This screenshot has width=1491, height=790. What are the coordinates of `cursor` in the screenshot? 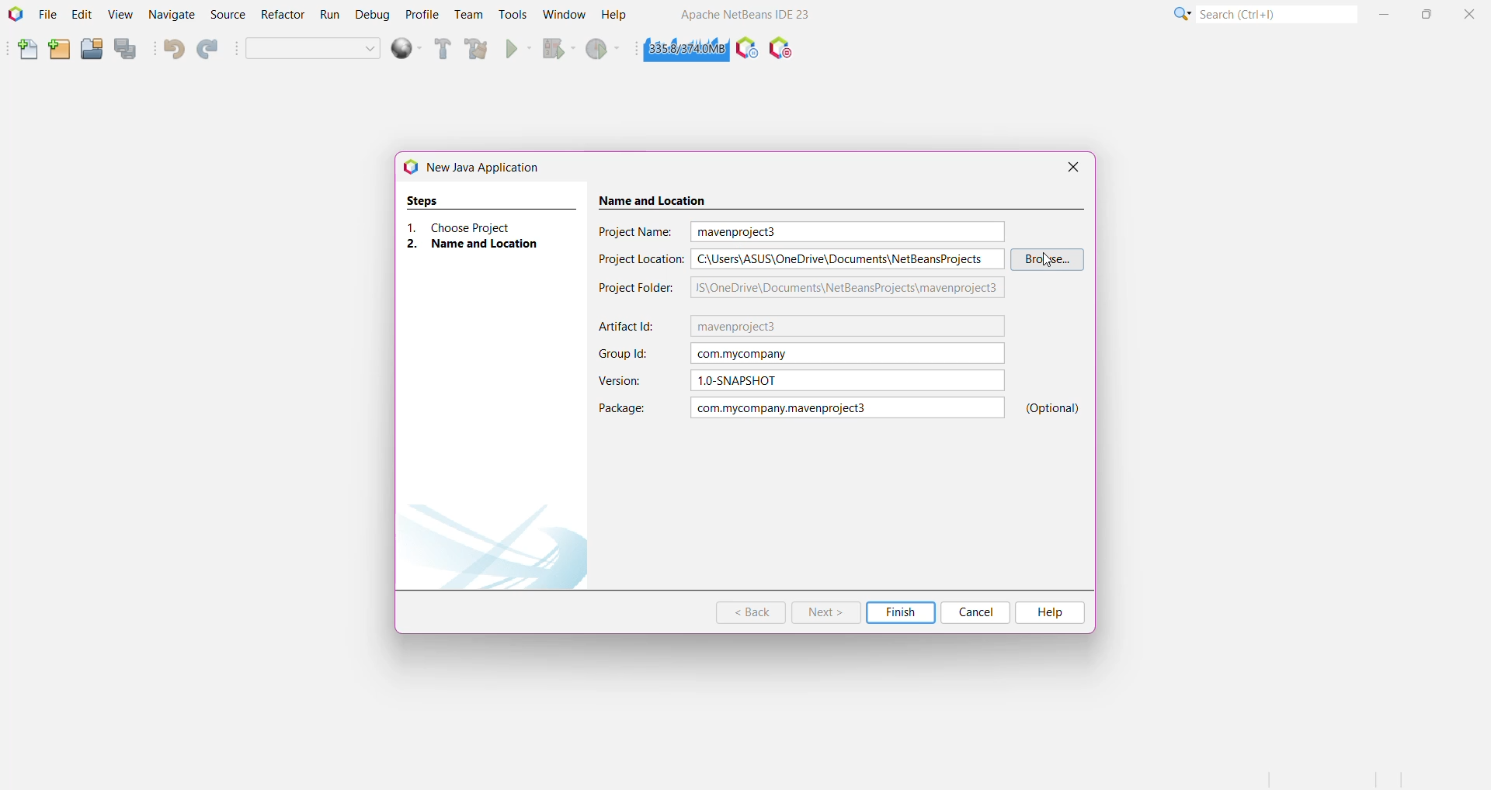 It's located at (1049, 260).